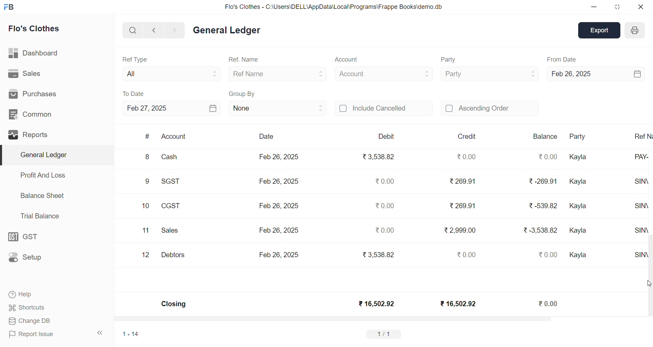 The image size is (653, 347). Describe the element at coordinates (29, 320) in the screenshot. I see `Change DB` at that location.